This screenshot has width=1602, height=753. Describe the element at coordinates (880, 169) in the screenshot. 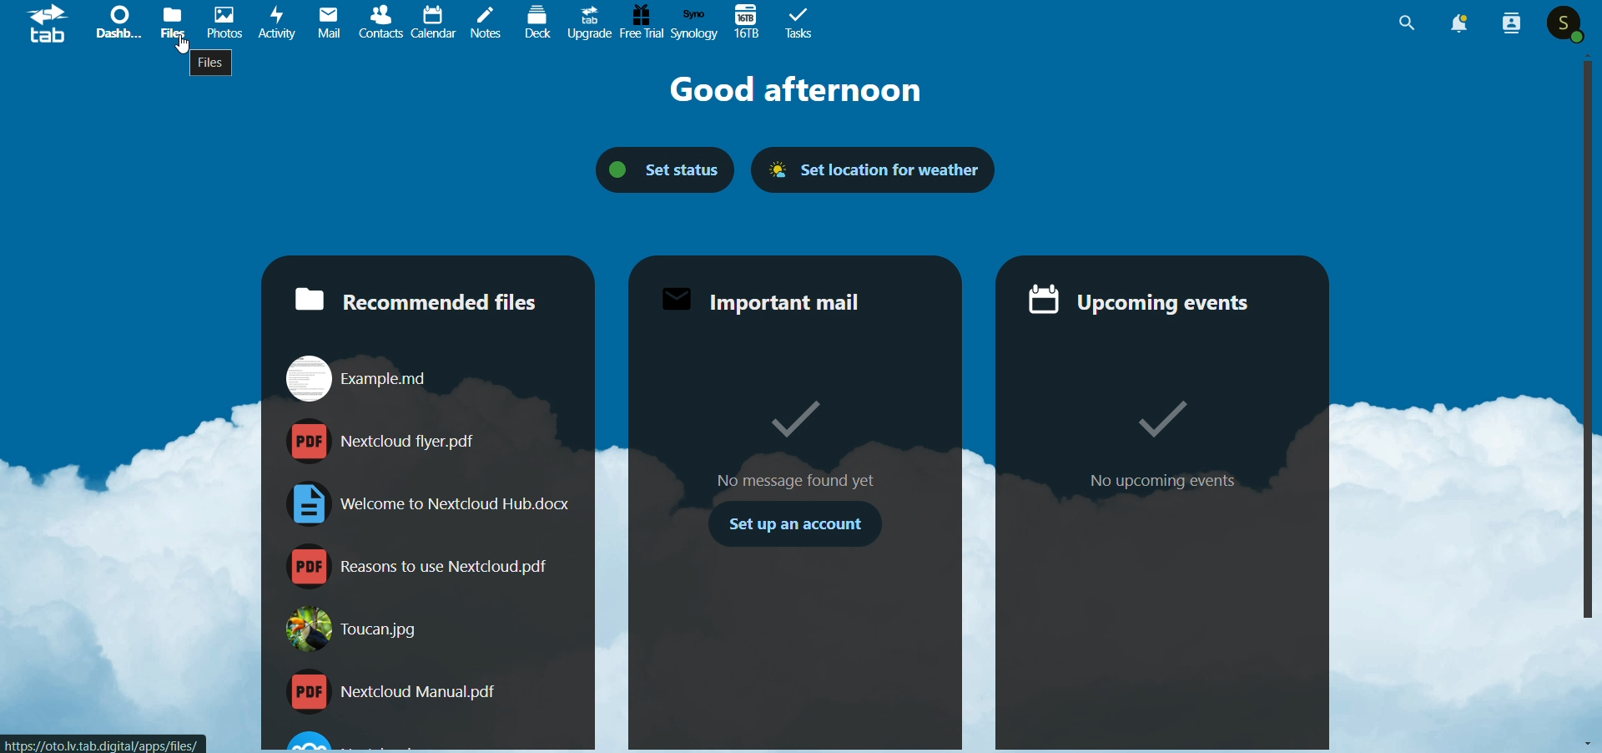

I see `set location for weather` at that location.